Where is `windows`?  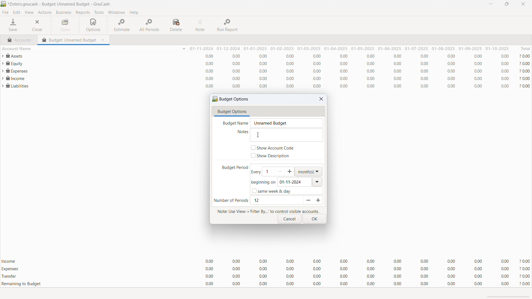 windows is located at coordinates (117, 12).